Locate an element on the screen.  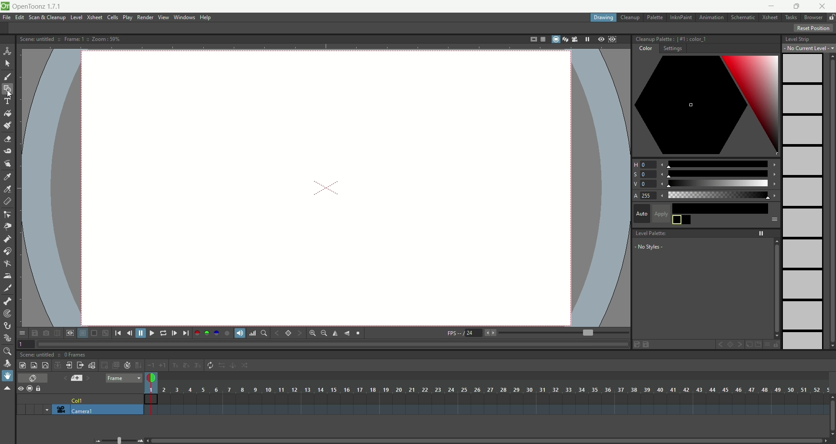
set key is located at coordinates (731, 345).